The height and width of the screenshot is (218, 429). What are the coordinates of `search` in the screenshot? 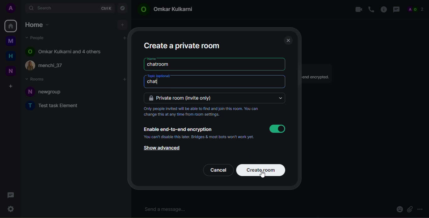 It's located at (46, 8).